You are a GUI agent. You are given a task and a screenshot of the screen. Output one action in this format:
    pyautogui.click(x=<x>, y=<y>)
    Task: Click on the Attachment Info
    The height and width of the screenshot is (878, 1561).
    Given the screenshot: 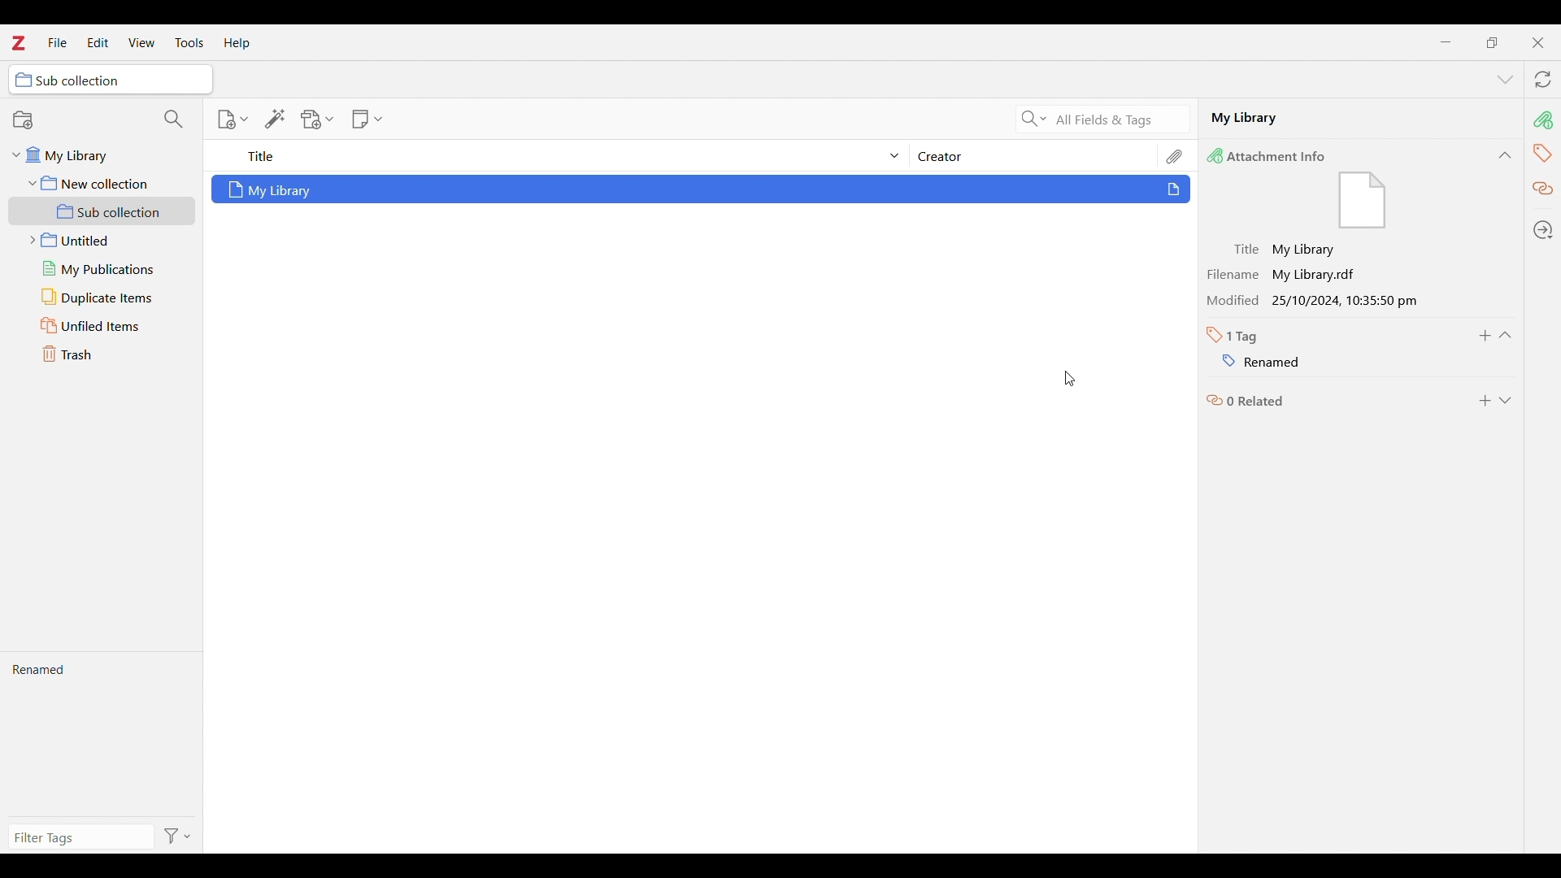 What is the action you would take?
    pyautogui.click(x=1271, y=155)
    